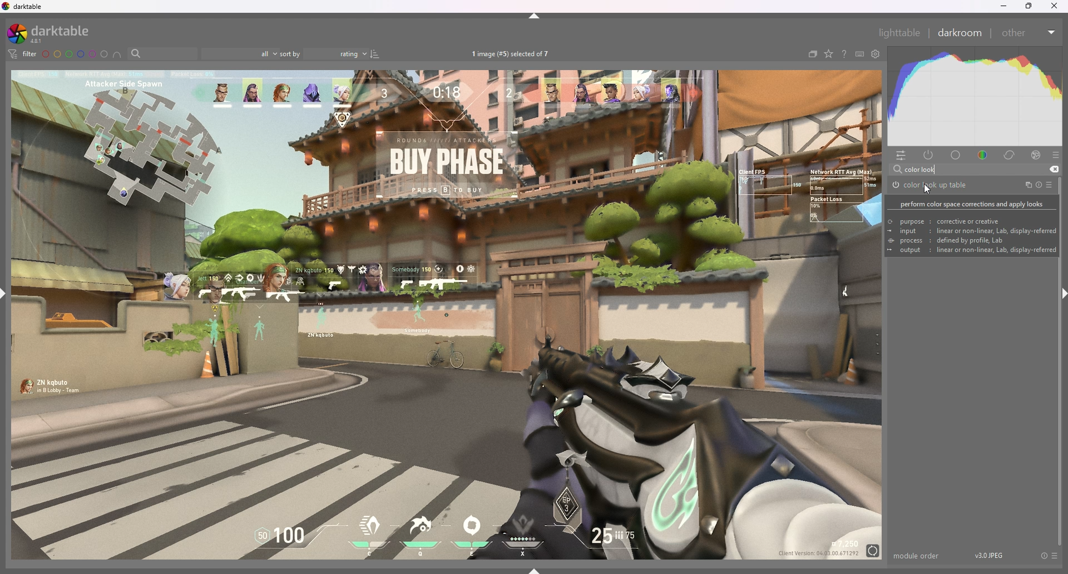 The image size is (1068, 574). I want to click on hide, so click(535, 16).